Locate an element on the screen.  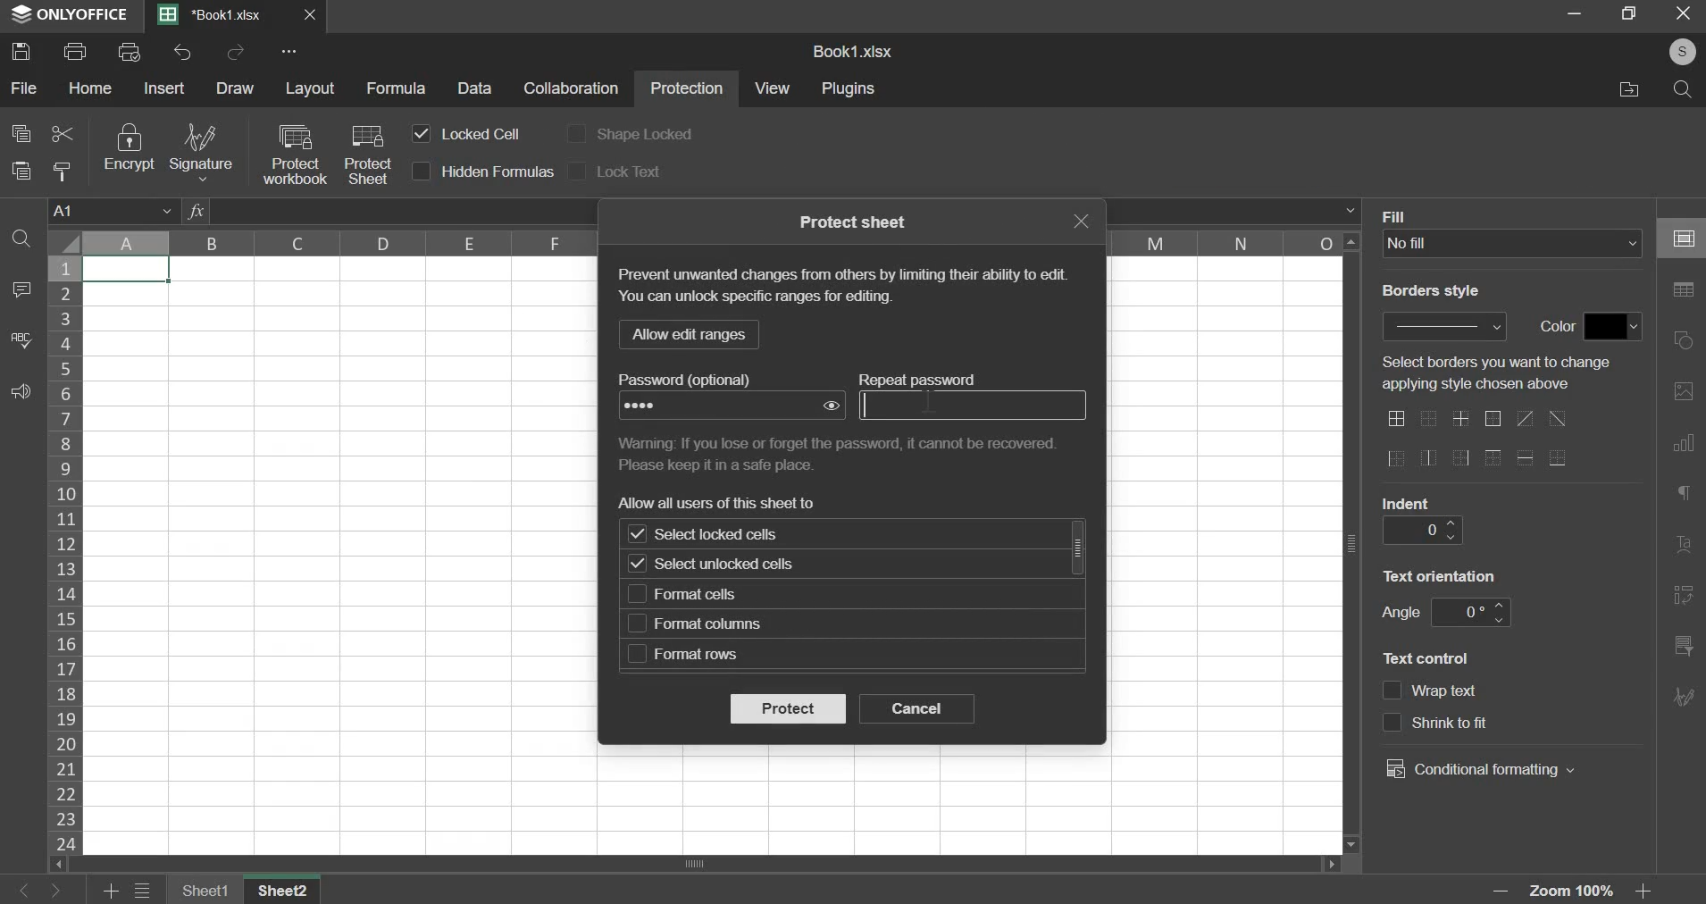
right side bar is located at coordinates (1685, 440).